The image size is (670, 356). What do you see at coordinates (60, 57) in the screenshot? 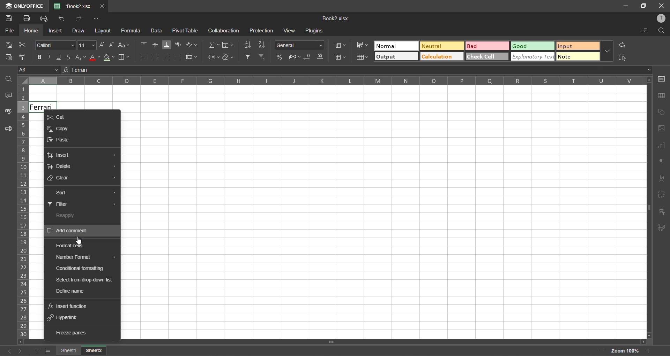
I see `underline` at bounding box center [60, 57].